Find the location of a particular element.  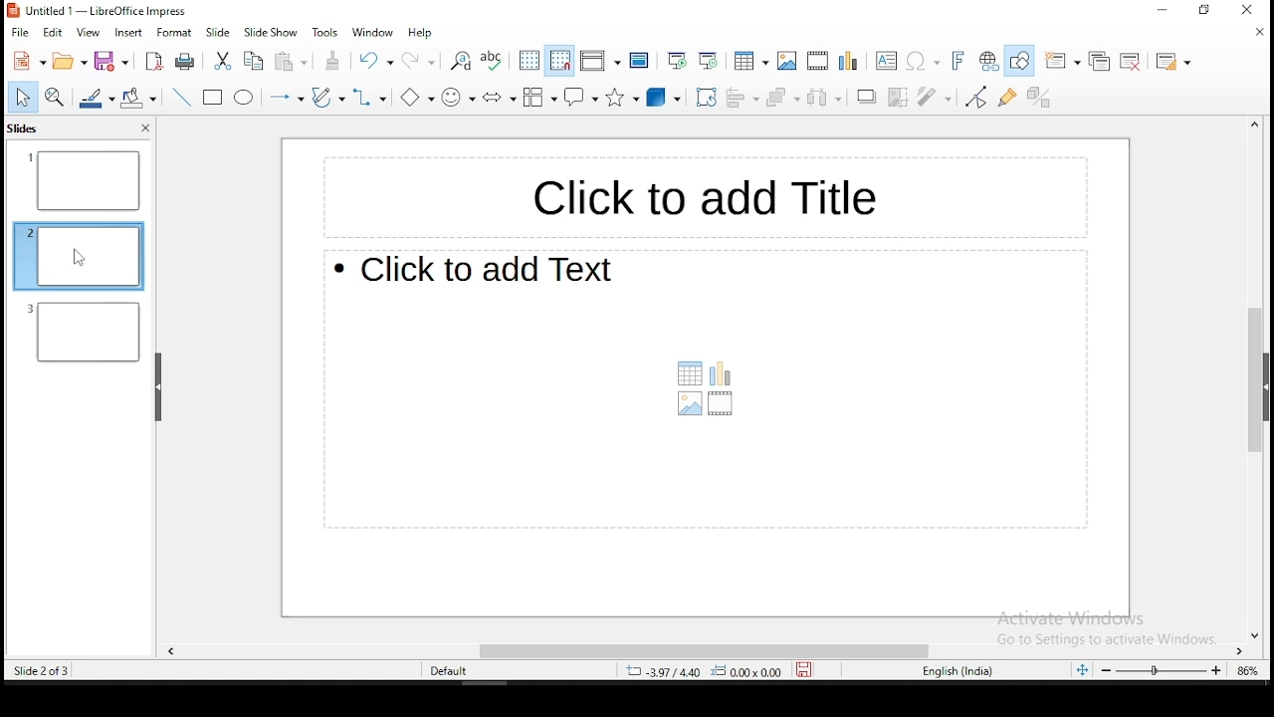

slide 2 is located at coordinates (85, 332).